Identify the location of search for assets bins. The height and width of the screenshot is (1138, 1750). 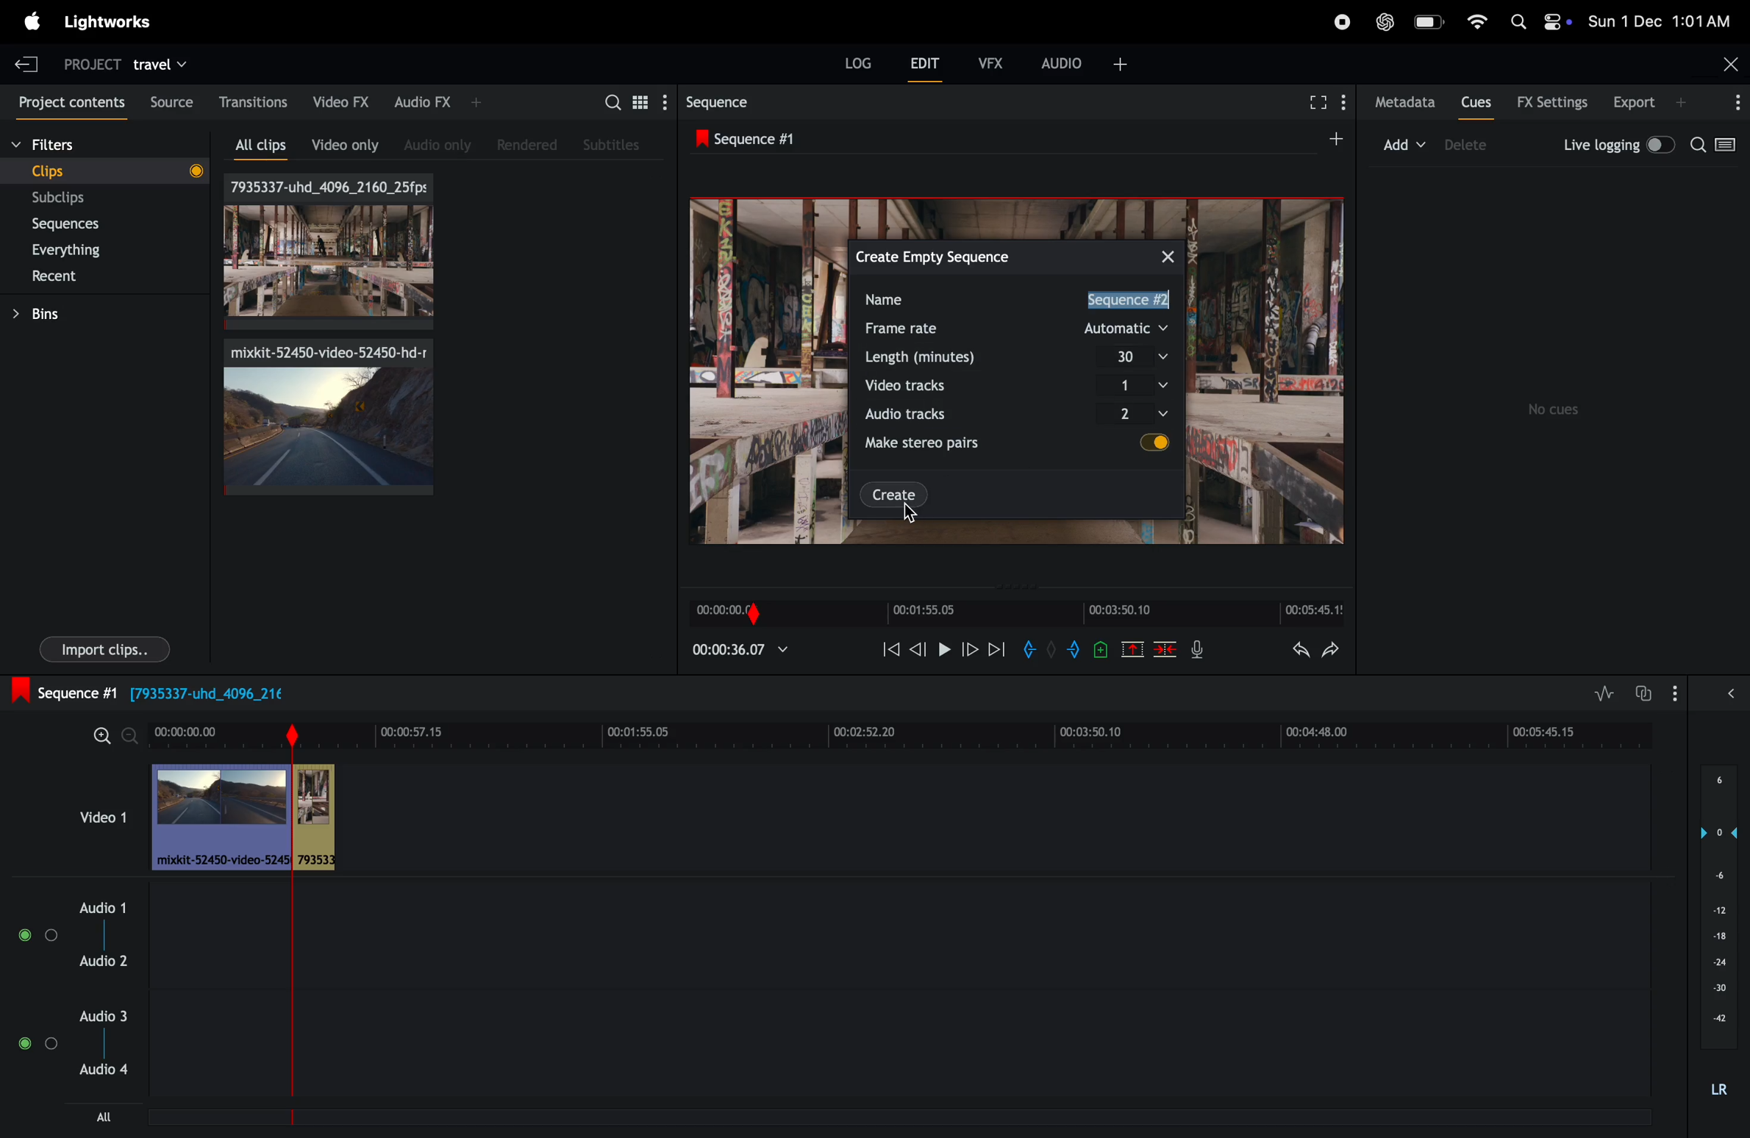
(610, 107).